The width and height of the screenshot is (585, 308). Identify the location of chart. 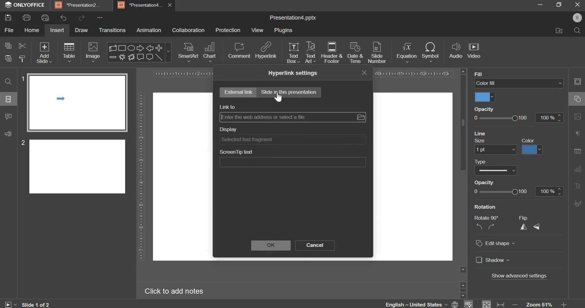
(210, 53).